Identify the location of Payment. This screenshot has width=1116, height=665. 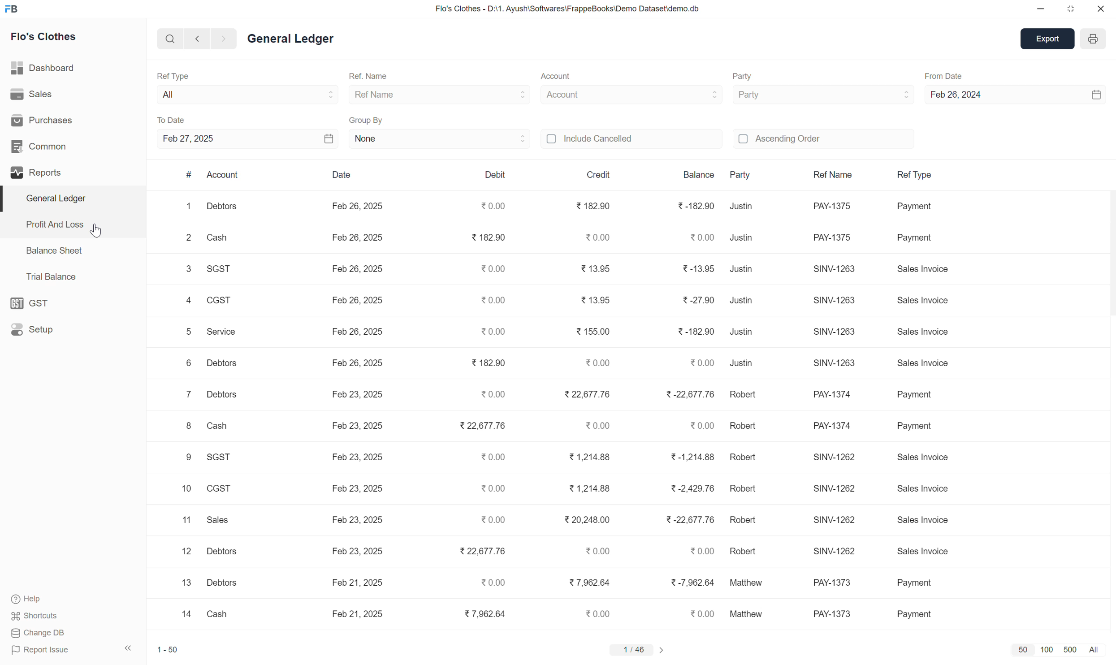
(917, 427).